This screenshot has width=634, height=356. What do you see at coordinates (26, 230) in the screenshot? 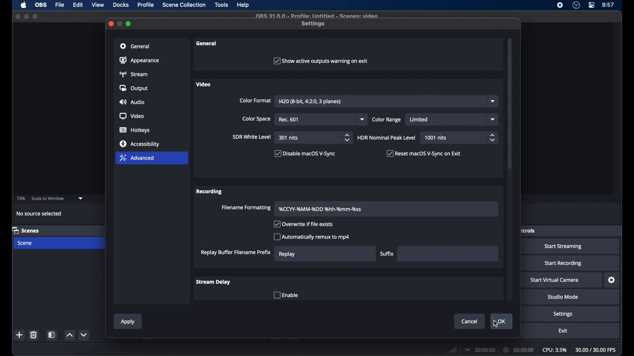
I see `scenes` at bounding box center [26, 230].